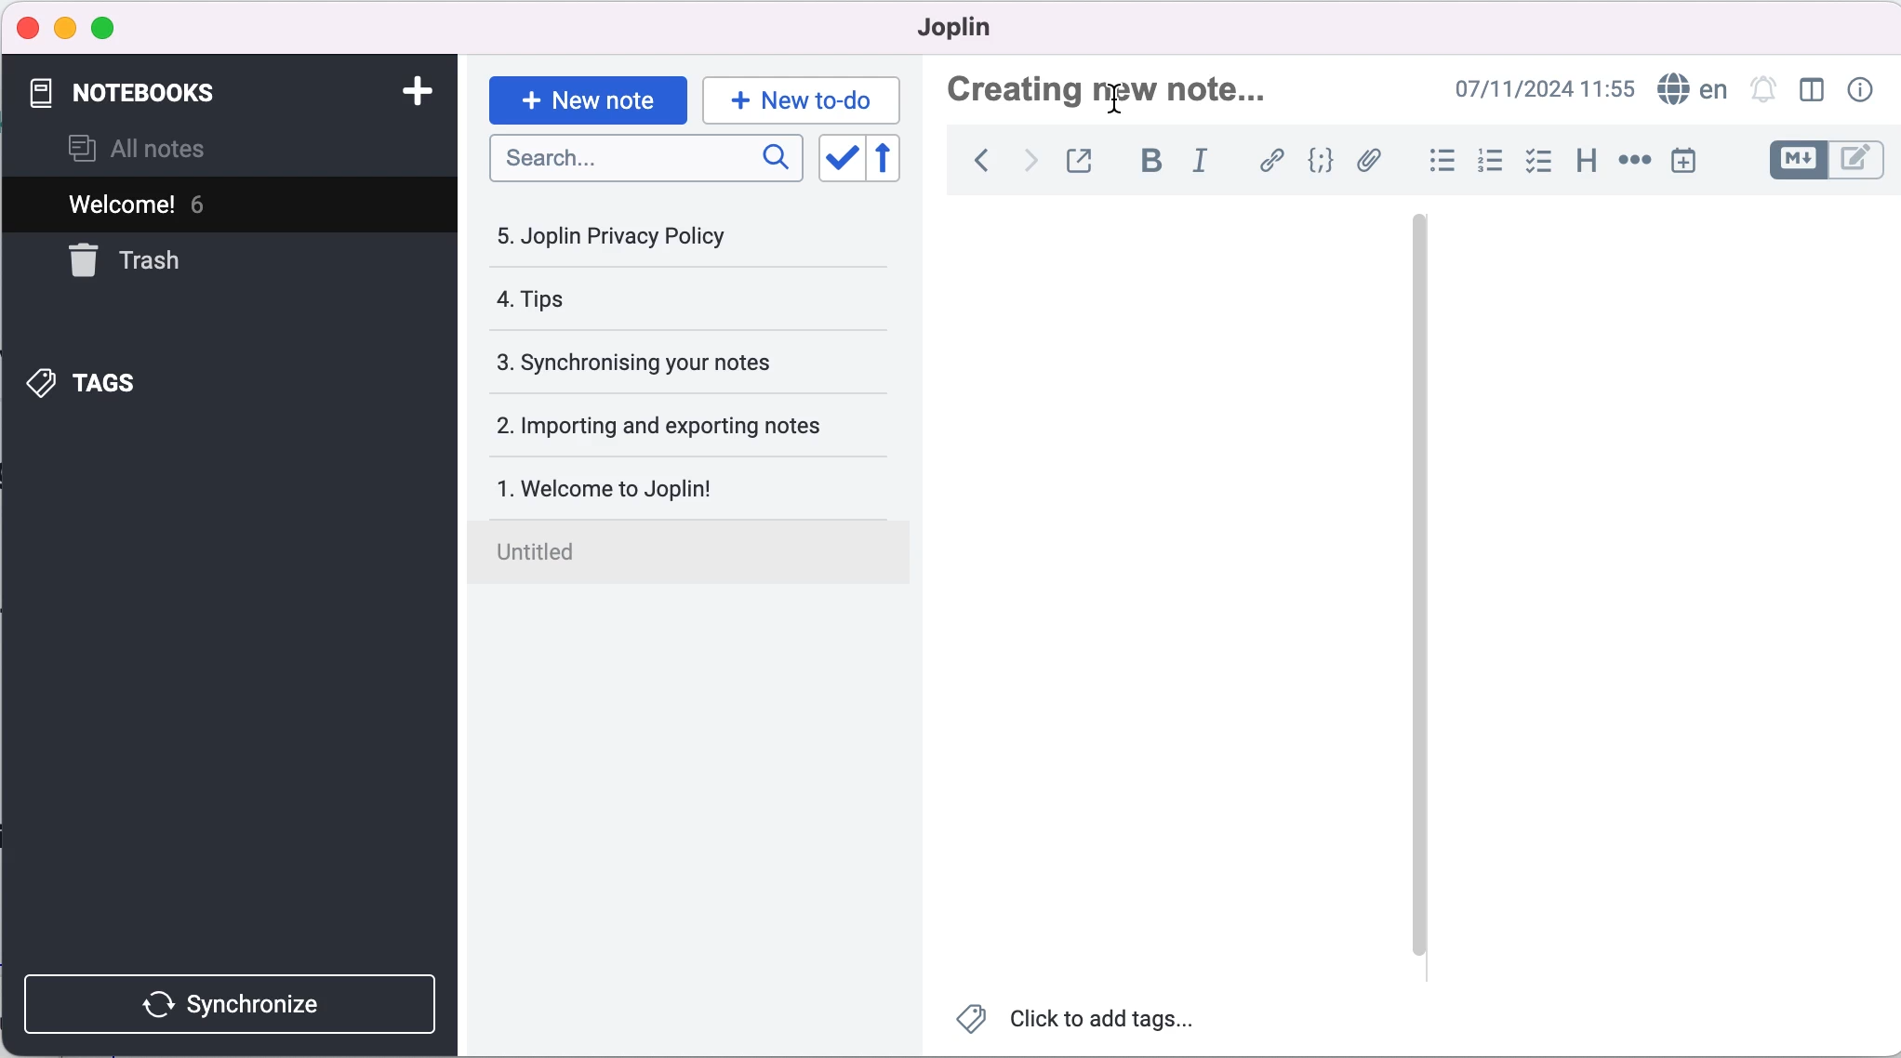 This screenshot has width=1901, height=1058. Describe the element at coordinates (1812, 91) in the screenshot. I see `toggle editor layout` at that location.